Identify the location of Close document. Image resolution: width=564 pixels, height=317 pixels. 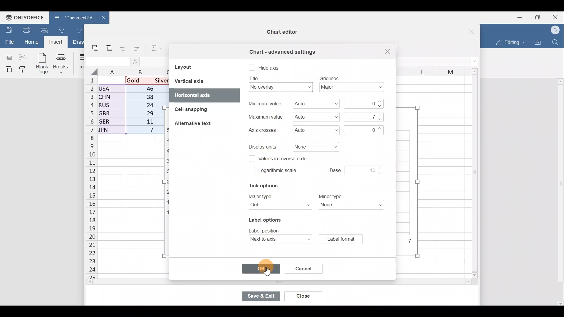
(100, 18).